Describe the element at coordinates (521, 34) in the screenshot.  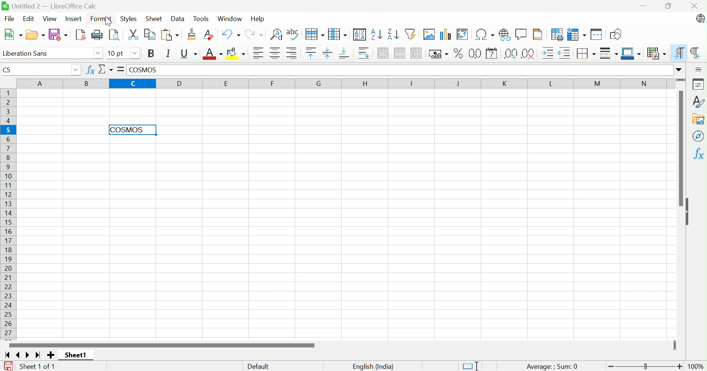
I see `Insert Comment` at that location.